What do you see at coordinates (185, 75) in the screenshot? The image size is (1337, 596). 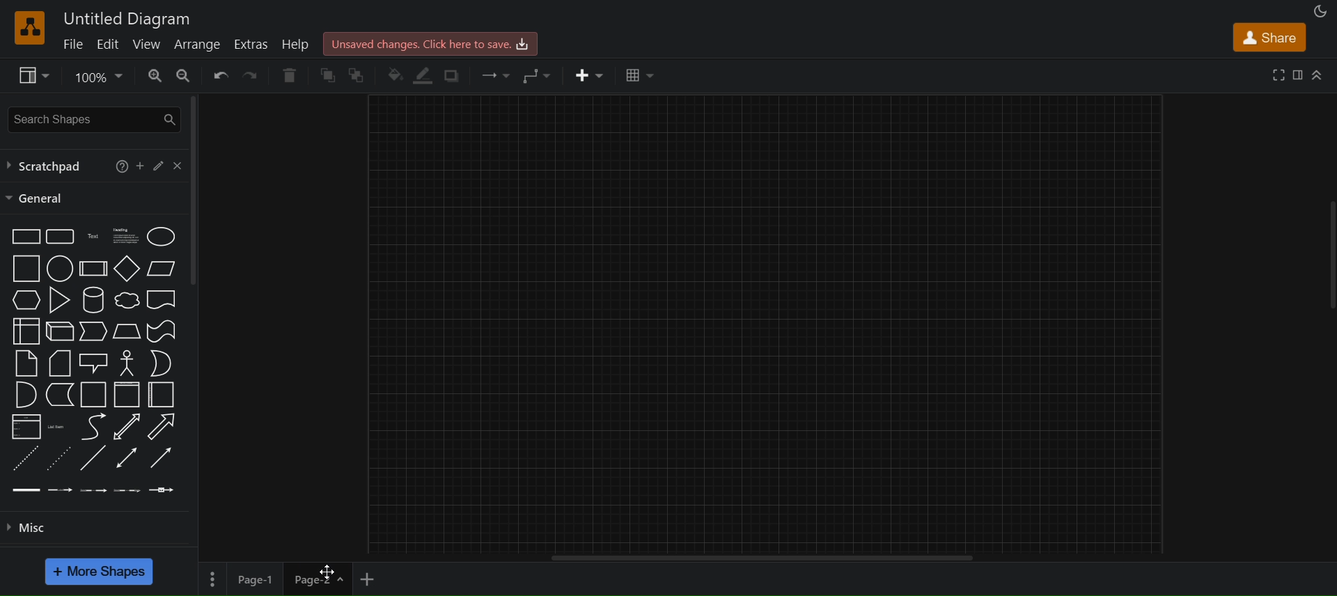 I see `zoom out` at bounding box center [185, 75].